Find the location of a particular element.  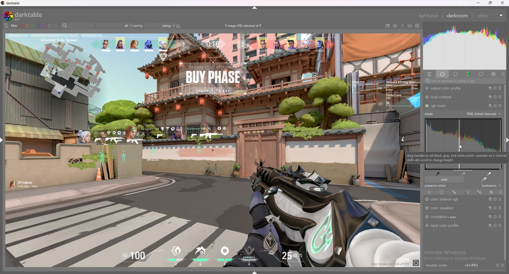

local contrast is located at coordinates (443, 97).